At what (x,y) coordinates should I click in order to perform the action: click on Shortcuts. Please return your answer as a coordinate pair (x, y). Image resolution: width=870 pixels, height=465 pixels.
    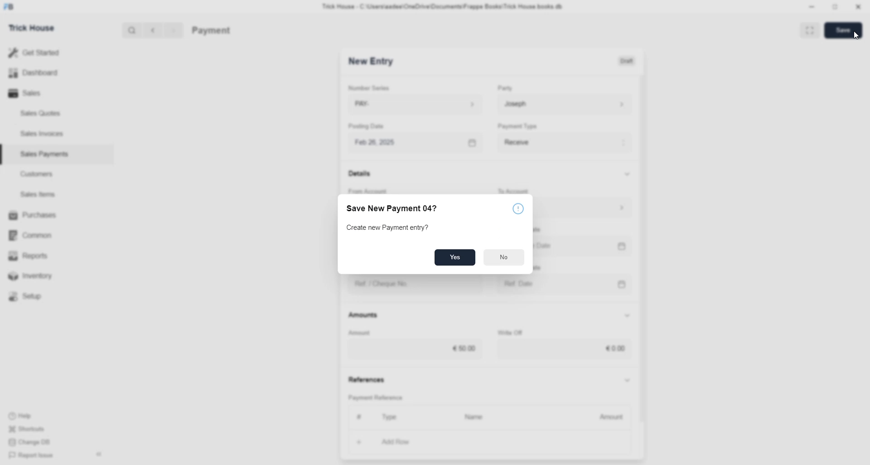
    Looking at the image, I should click on (30, 427).